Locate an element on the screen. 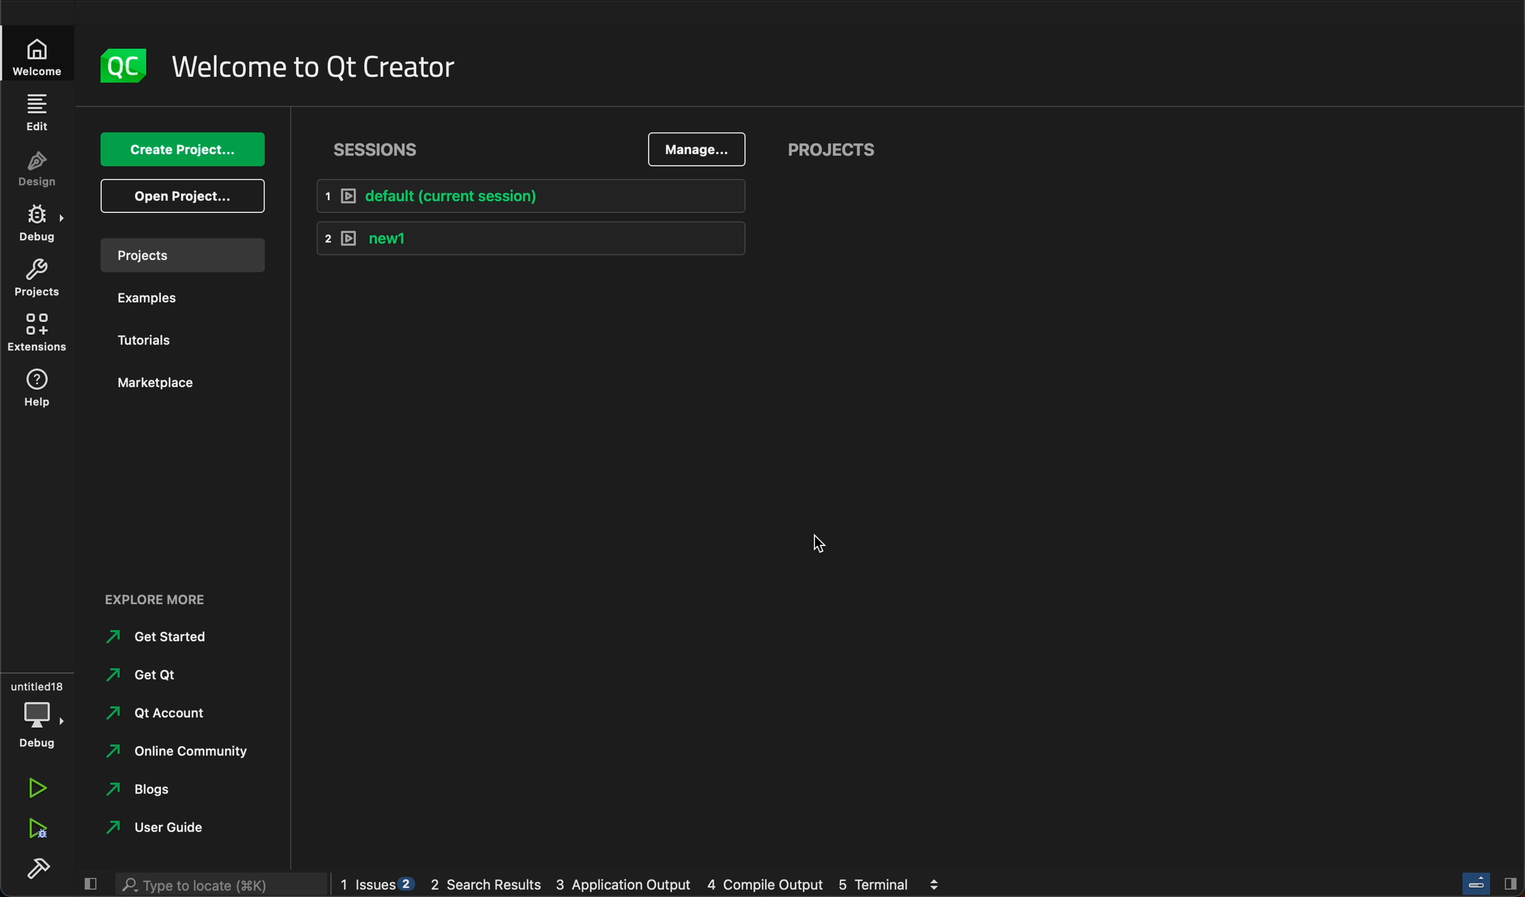  sessions is located at coordinates (382, 149).